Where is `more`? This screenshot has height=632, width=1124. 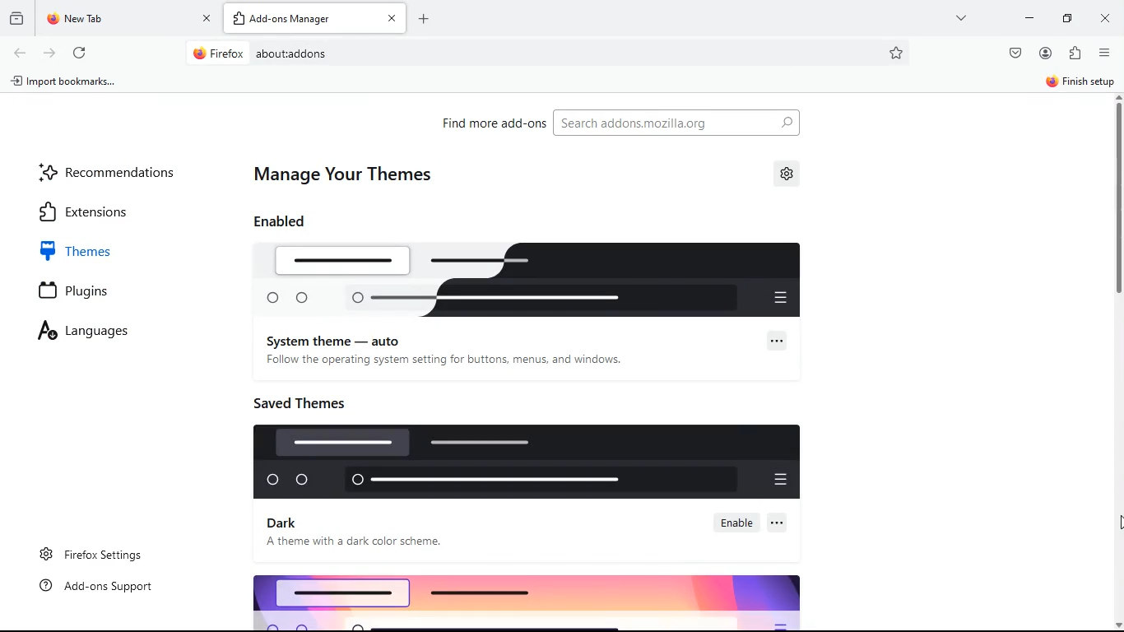 more is located at coordinates (775, 340).